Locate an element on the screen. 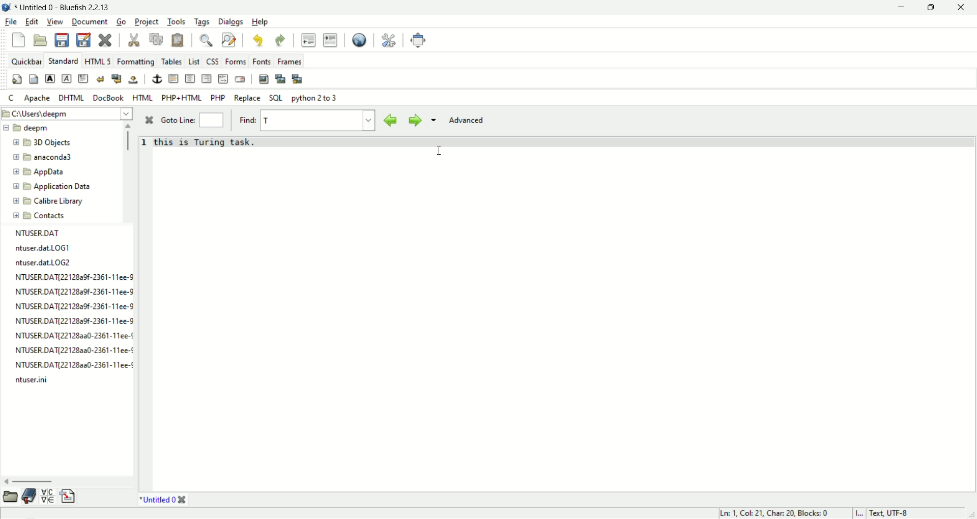  list is located at coordinates (195, 62).